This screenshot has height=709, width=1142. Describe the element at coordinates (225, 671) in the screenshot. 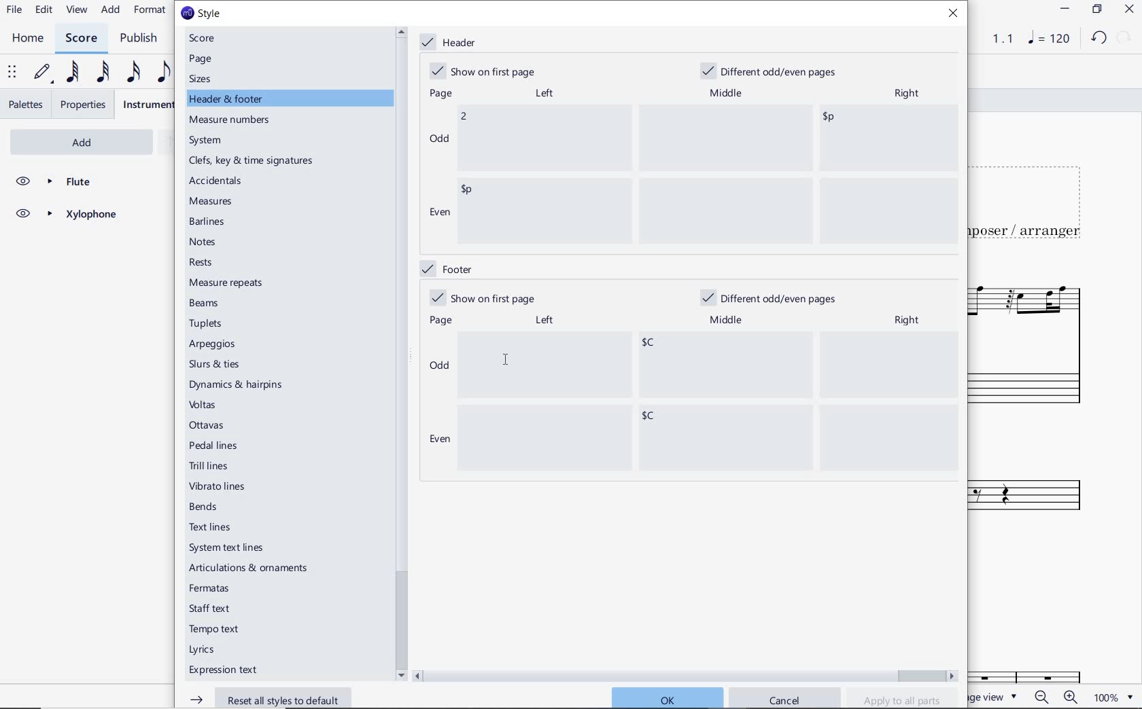

I see `expression text` at that location.